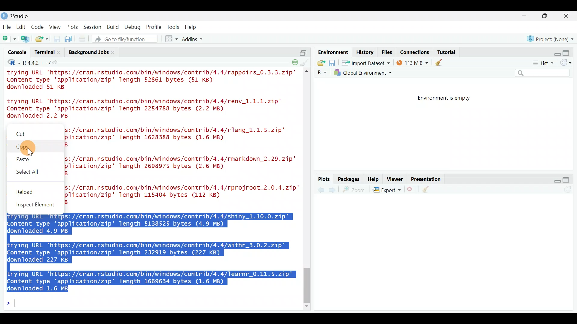 The width and height of the screenshot is (577, 324). I want to click on Search bar, so click(543, 73).